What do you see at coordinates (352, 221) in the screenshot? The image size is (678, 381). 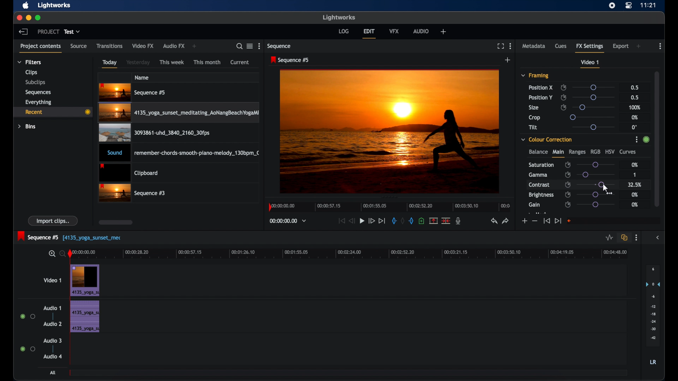 I see `rewind` at bounding box center [352, 221].